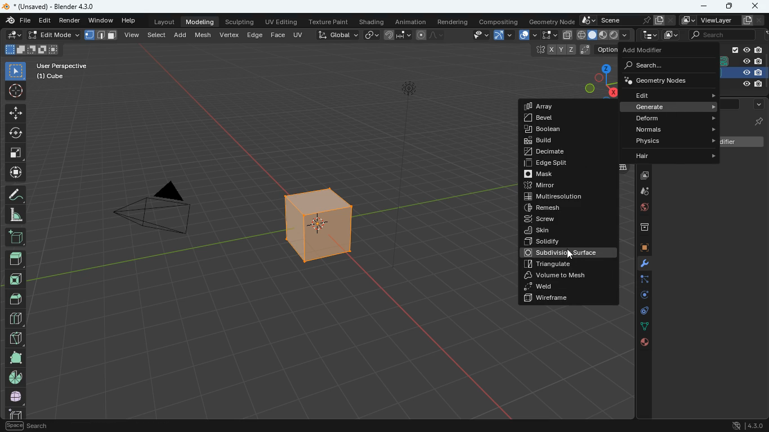 This screenshot has height=432, width=769. What do you see at coordinates (604, 34) in the screenshot?
I see `shape` at bounding box center [604, 34].